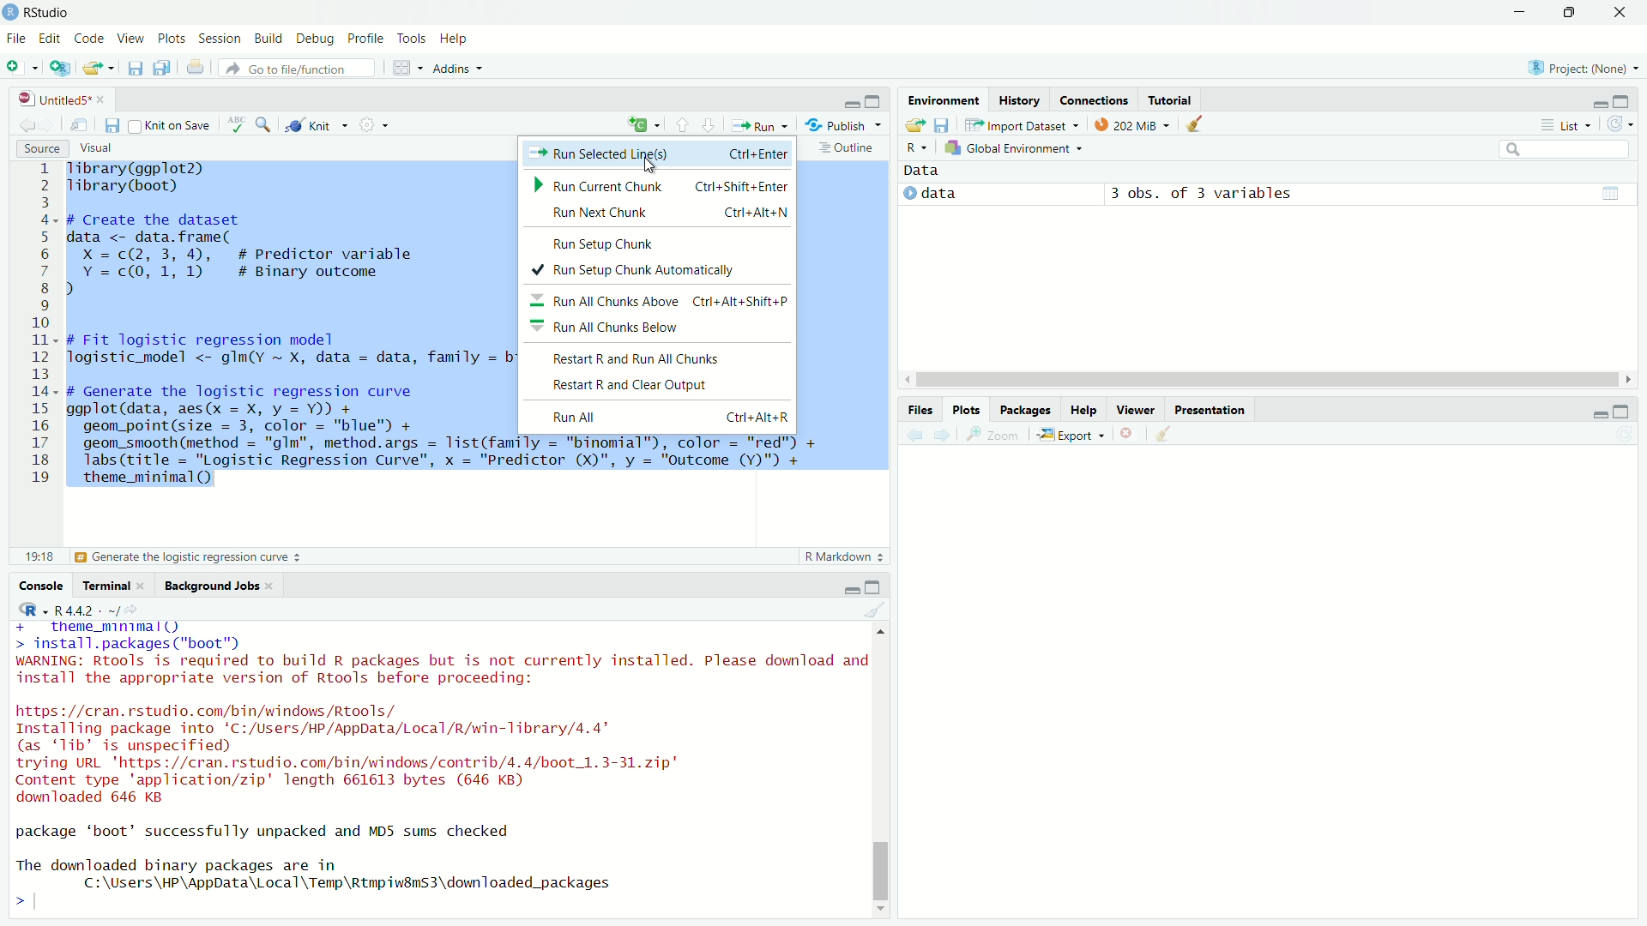 This screenshot has height=926, width=1647. I want to click on Previous plot, so click(914, 436).